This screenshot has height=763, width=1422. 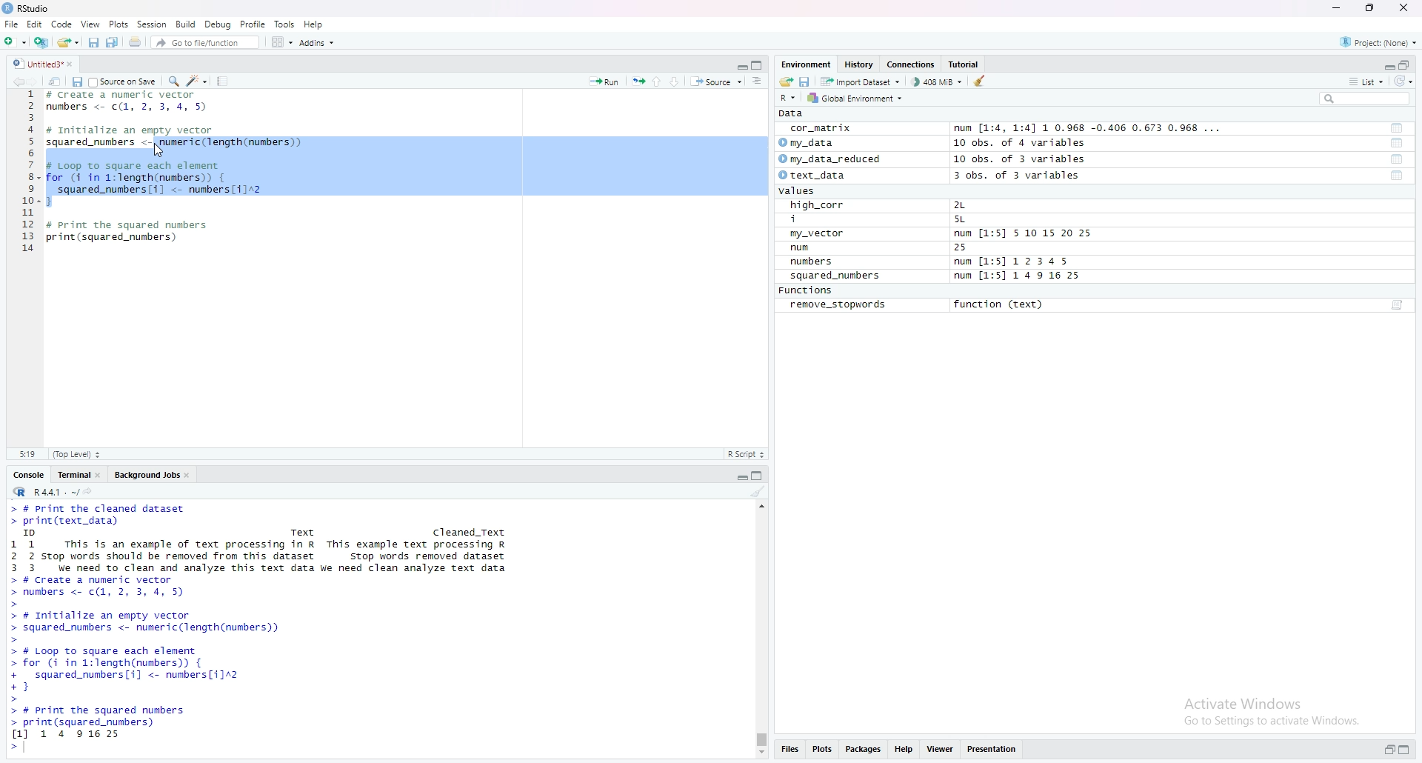 What do you see at coordinates (75, 63) in the screenshot?
I see `close` at bounding box center [75, 63].